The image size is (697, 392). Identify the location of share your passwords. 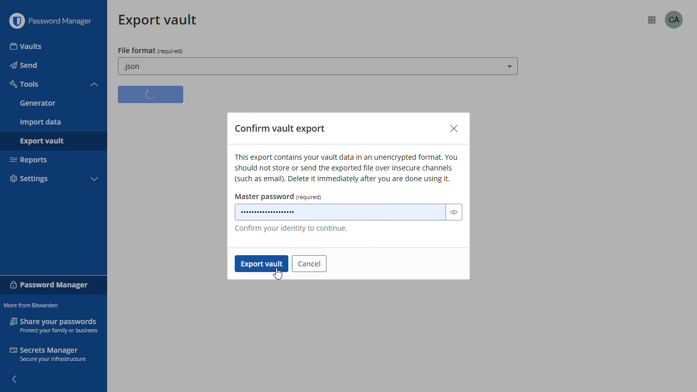
(54, 325).